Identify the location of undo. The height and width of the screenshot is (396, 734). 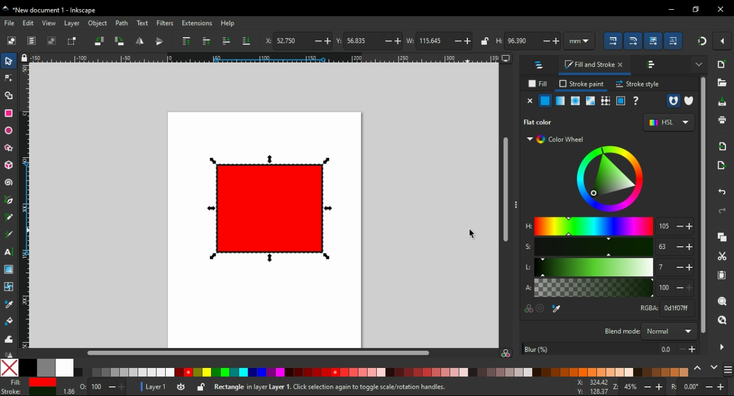
(723, 192).